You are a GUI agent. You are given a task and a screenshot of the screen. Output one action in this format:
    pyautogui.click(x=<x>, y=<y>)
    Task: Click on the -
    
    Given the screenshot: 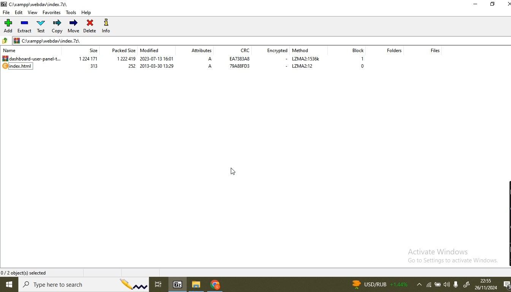 What is the action you would take?
    pyautogui.click(x=282, y=59)
    